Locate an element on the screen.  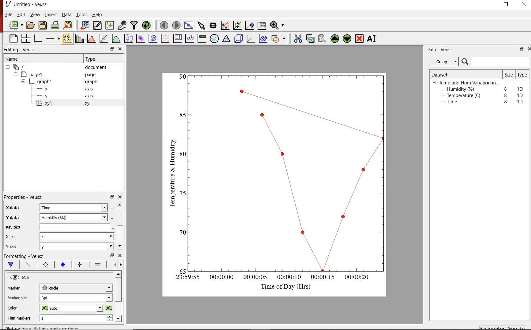
marker border is located at coordinates (46, 266).